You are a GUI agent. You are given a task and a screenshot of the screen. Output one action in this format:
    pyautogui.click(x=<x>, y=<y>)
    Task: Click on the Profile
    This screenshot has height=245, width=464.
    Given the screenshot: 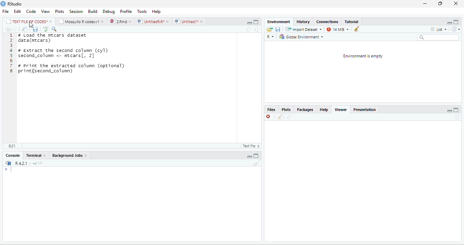 What is the action you would take?
    pyautogui.click(x=126, y=11)
    